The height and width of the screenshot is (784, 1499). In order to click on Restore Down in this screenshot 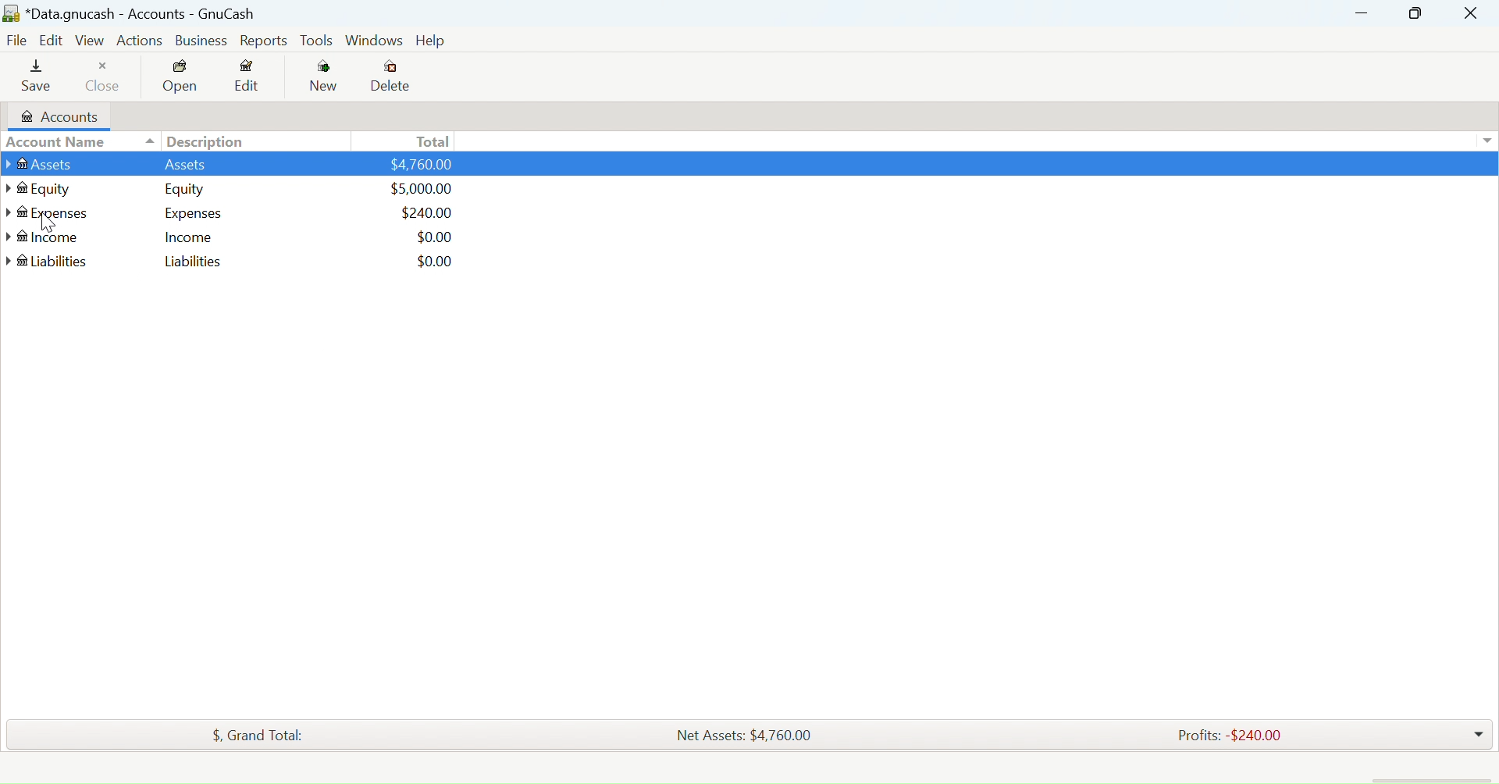, I will do `click(1362, 12)`.